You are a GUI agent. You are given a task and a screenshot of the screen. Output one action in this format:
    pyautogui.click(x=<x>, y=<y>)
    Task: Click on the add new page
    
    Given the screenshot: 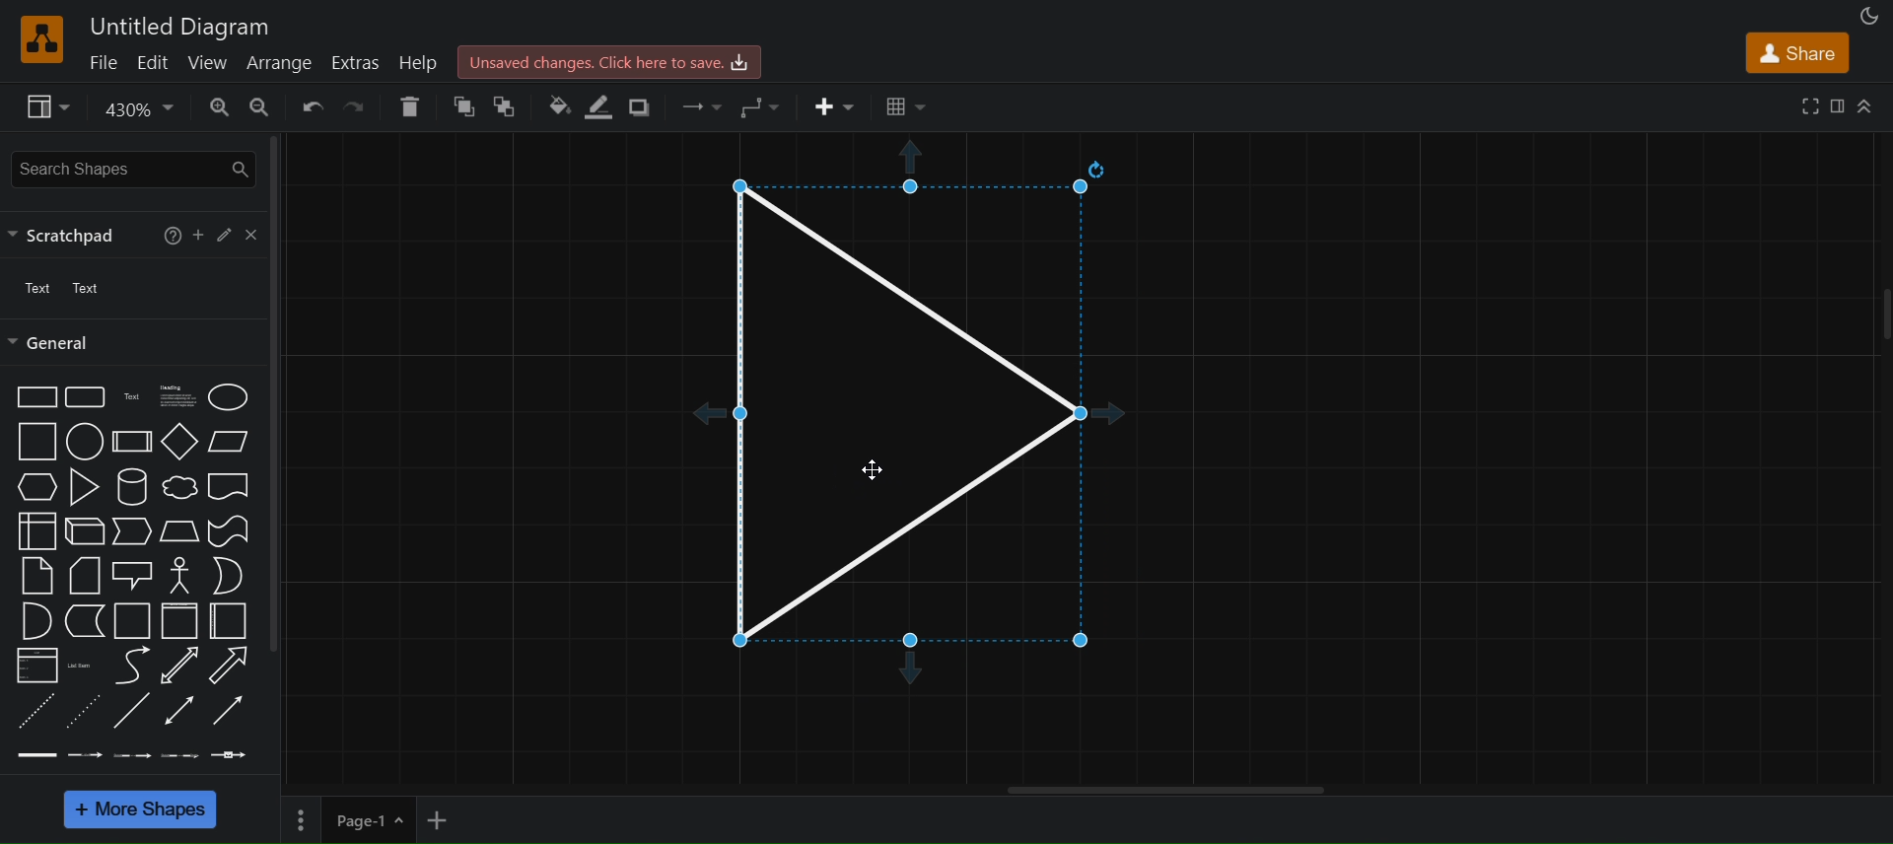 What is the action you would take?
    pyautogui.click(x=453, y=818)
    